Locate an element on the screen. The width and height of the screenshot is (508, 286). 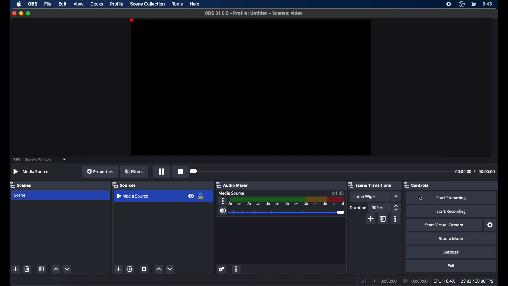
sources is located at coordinates (124, 185).